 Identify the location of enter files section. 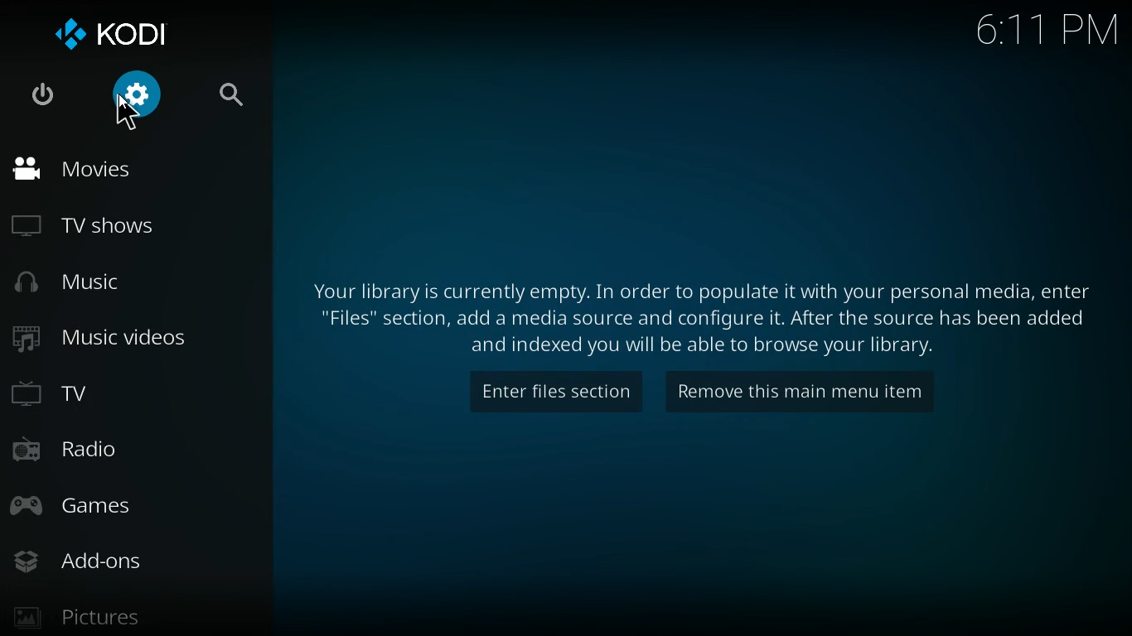
(544, 394).